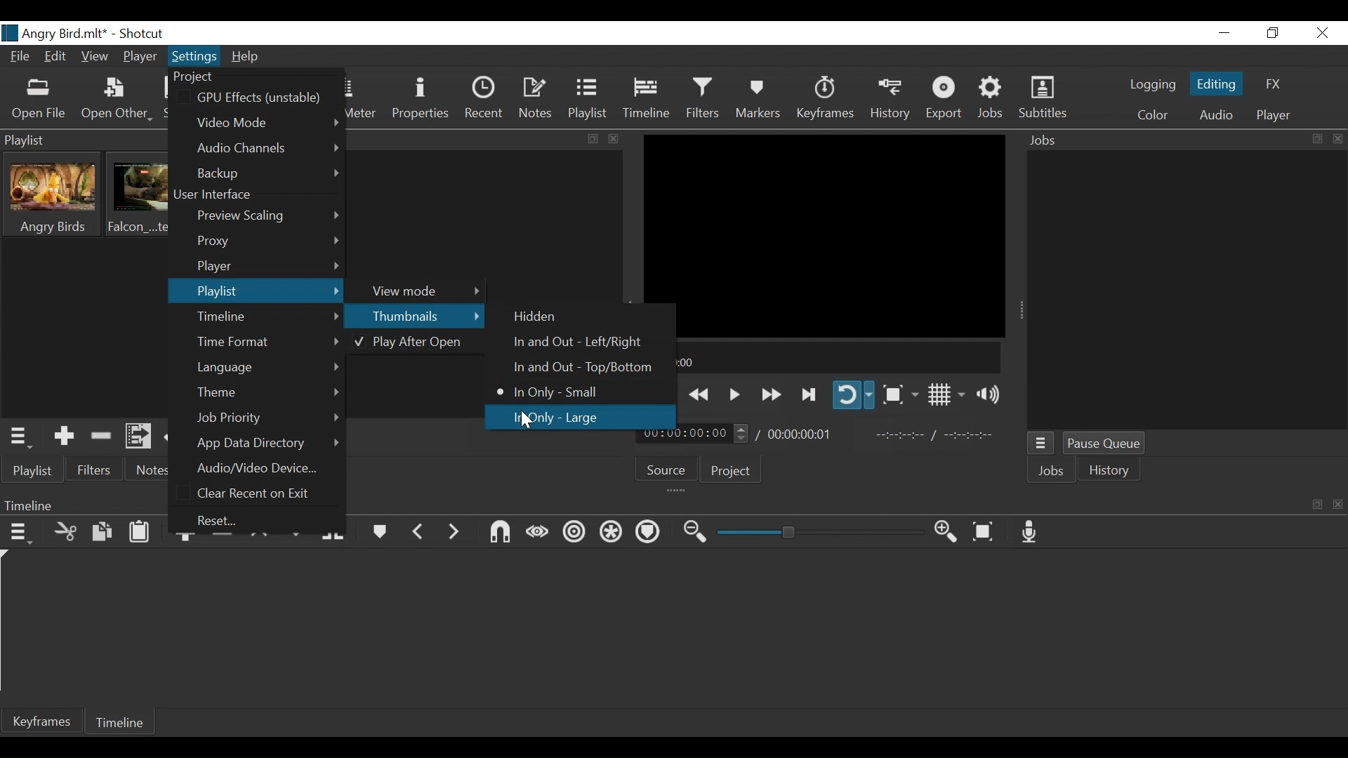 This screenshot has height=758, width=1348. What do you see at coordinates (267, 242) in the screenshot?
I see `Proxy` at bounding box center [267, 242].